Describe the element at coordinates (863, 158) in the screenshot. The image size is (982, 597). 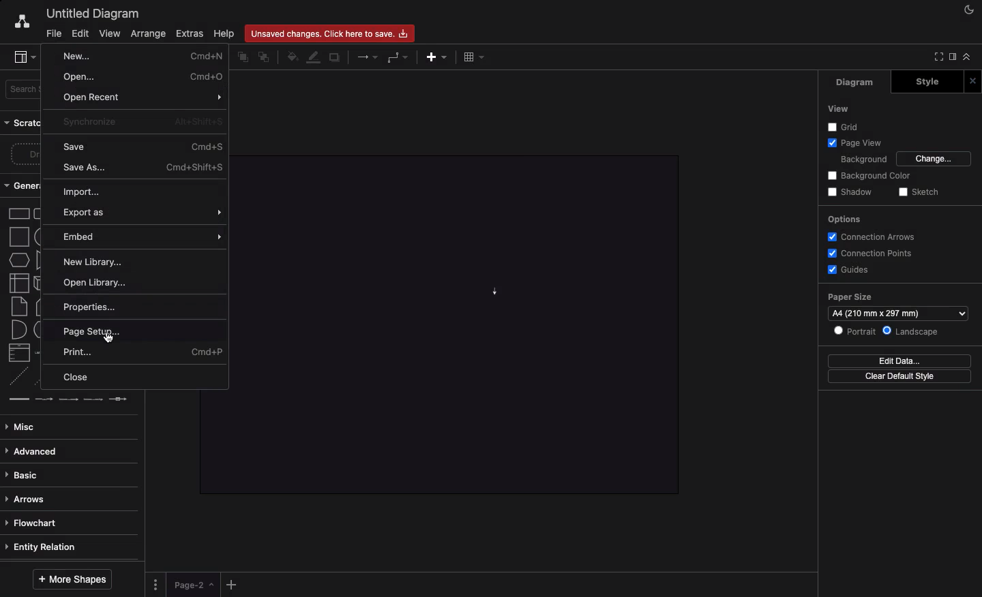
I see `Background` at that location.